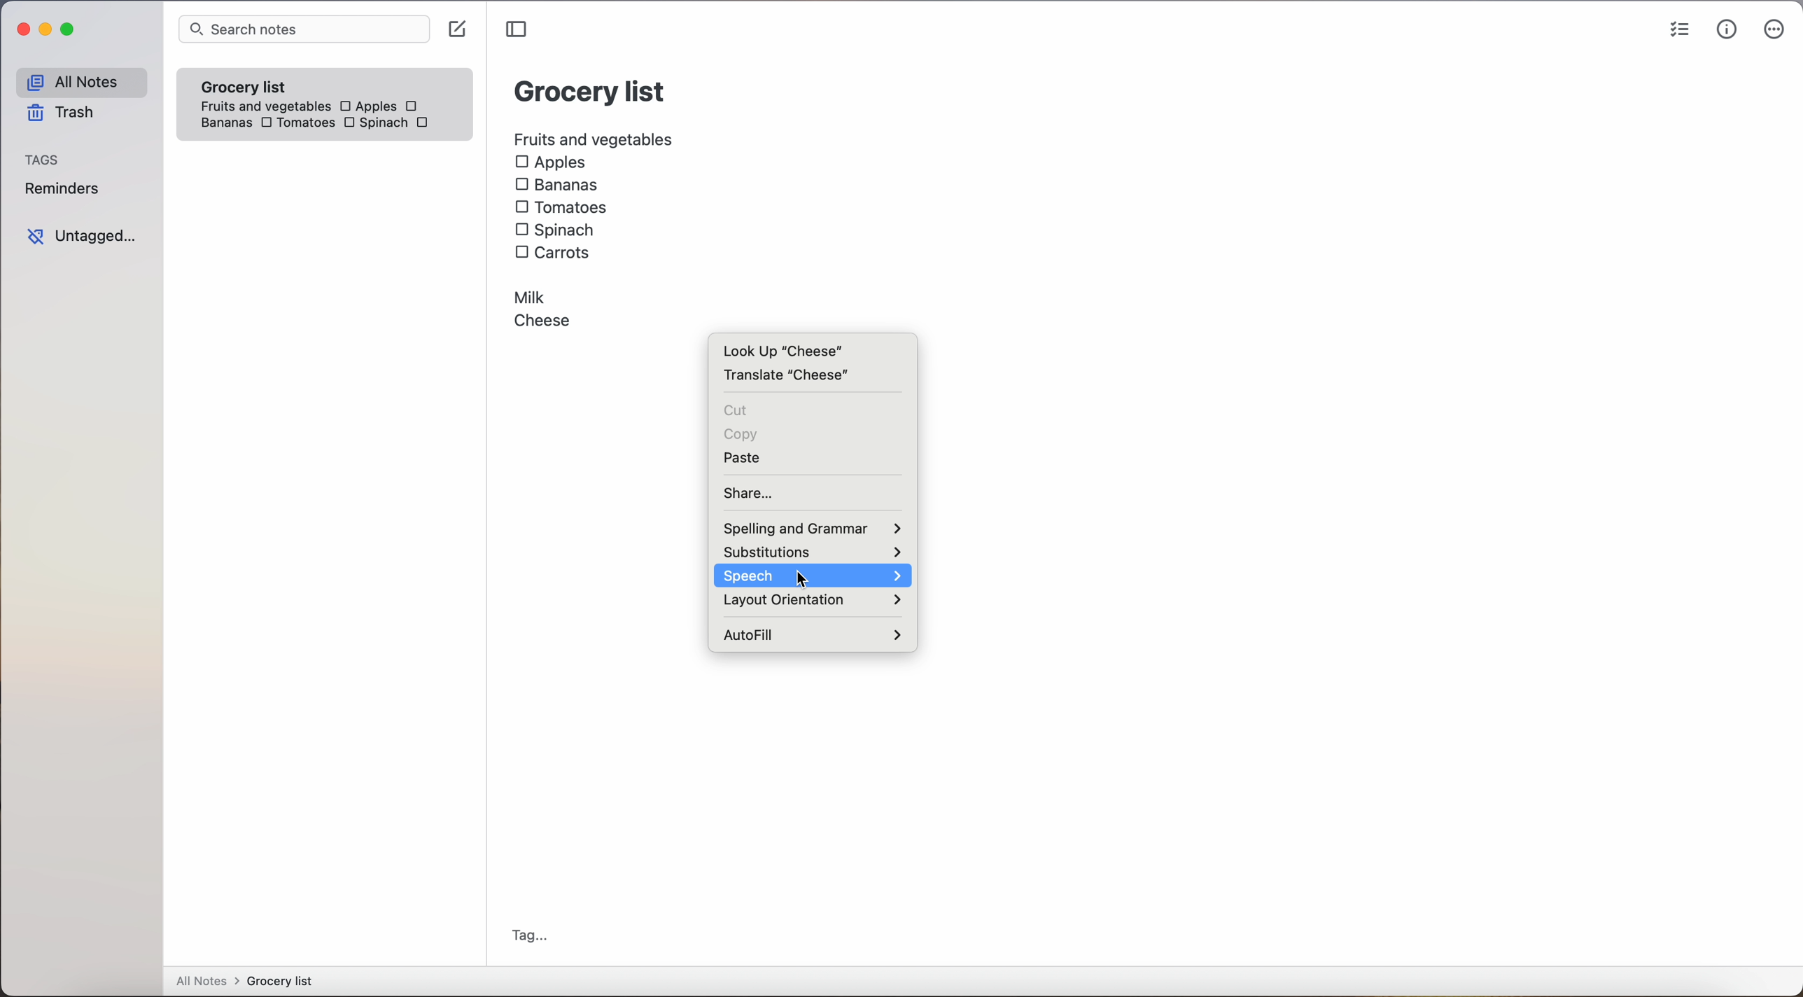 This screenshot has height=997, width=1803. Describe the element at coordinates (59, 115) in the screenshot. I see `trash` at that location.